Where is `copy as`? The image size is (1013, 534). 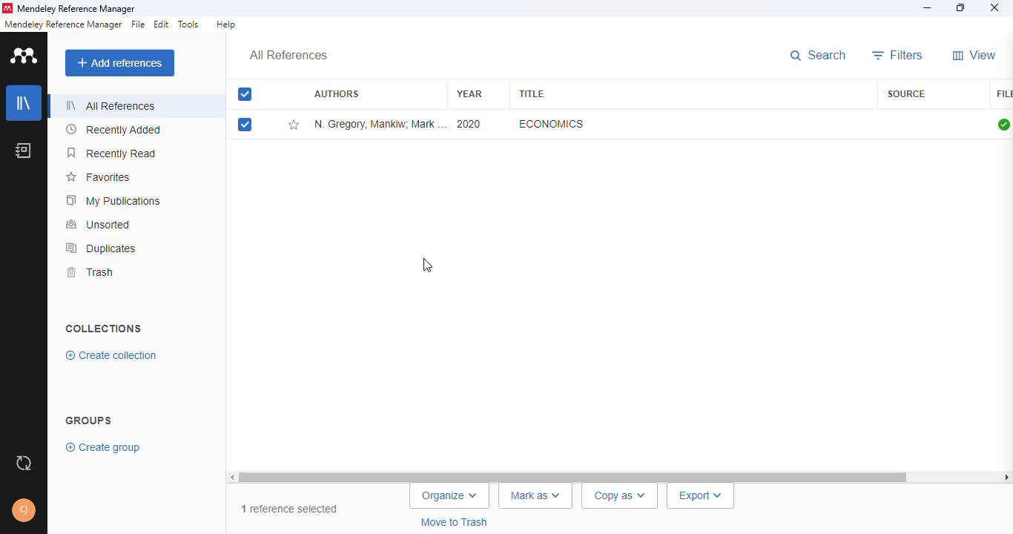
copy as is located at coordinates (619, 496).